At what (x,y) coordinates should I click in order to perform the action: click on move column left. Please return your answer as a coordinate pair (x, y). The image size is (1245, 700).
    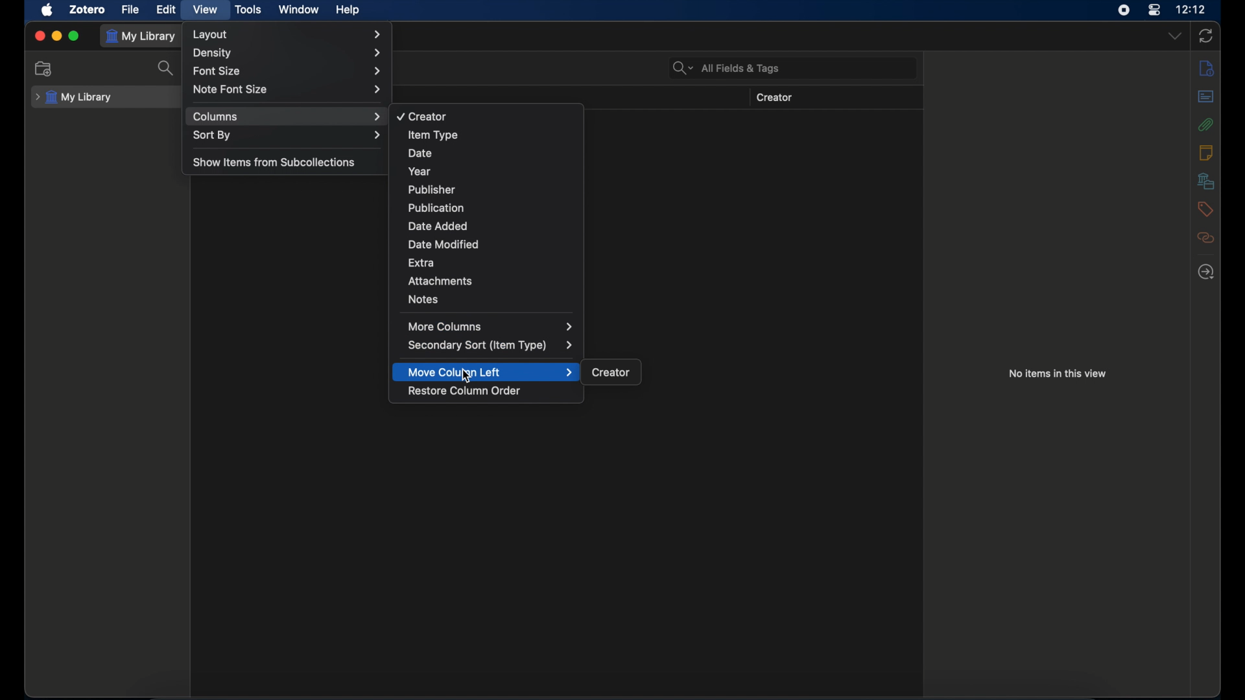
    Looking at the image, I should click on (491, 372).